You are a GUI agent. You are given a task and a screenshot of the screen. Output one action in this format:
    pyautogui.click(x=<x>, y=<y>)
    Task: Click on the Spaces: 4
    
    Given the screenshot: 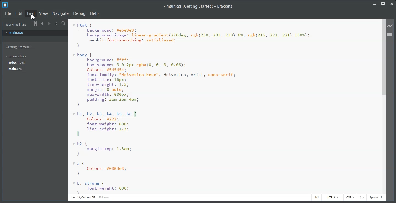 What is the action you would take?
    pyautogui.click(x=376, y=198)
    